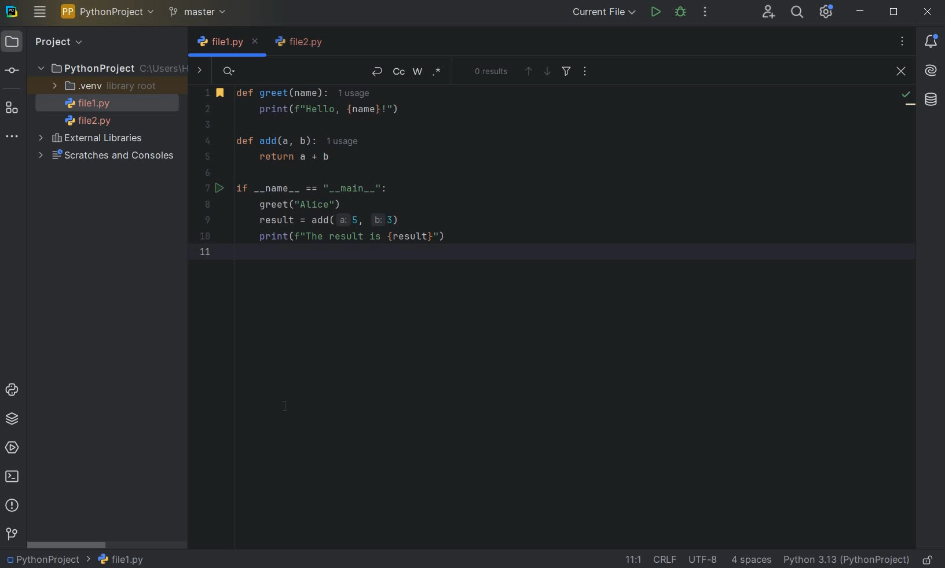  I want to click on NOTIFICATIONS, so click(931, 42).